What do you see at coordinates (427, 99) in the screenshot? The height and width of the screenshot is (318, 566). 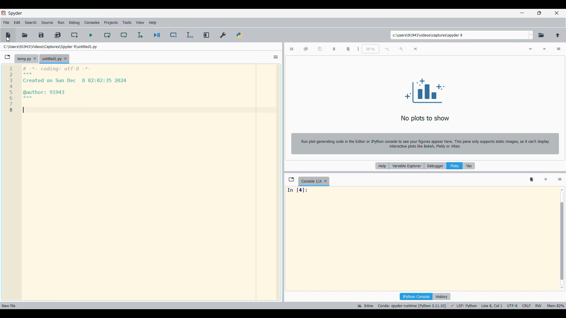 I see `No plots to show` at bounding box center [427, 99].